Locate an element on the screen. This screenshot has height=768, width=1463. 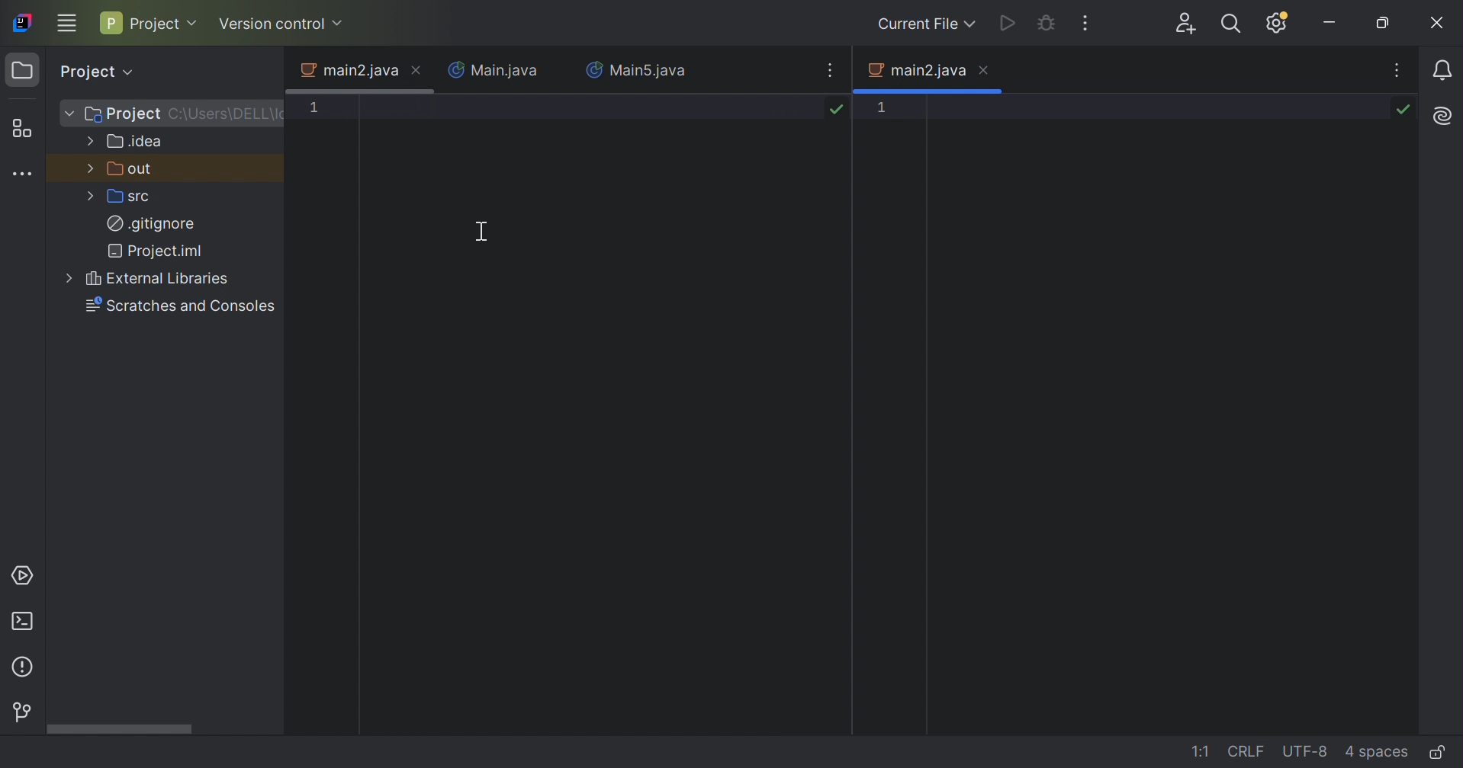
.gitignore is located at coordinates (152, 226).